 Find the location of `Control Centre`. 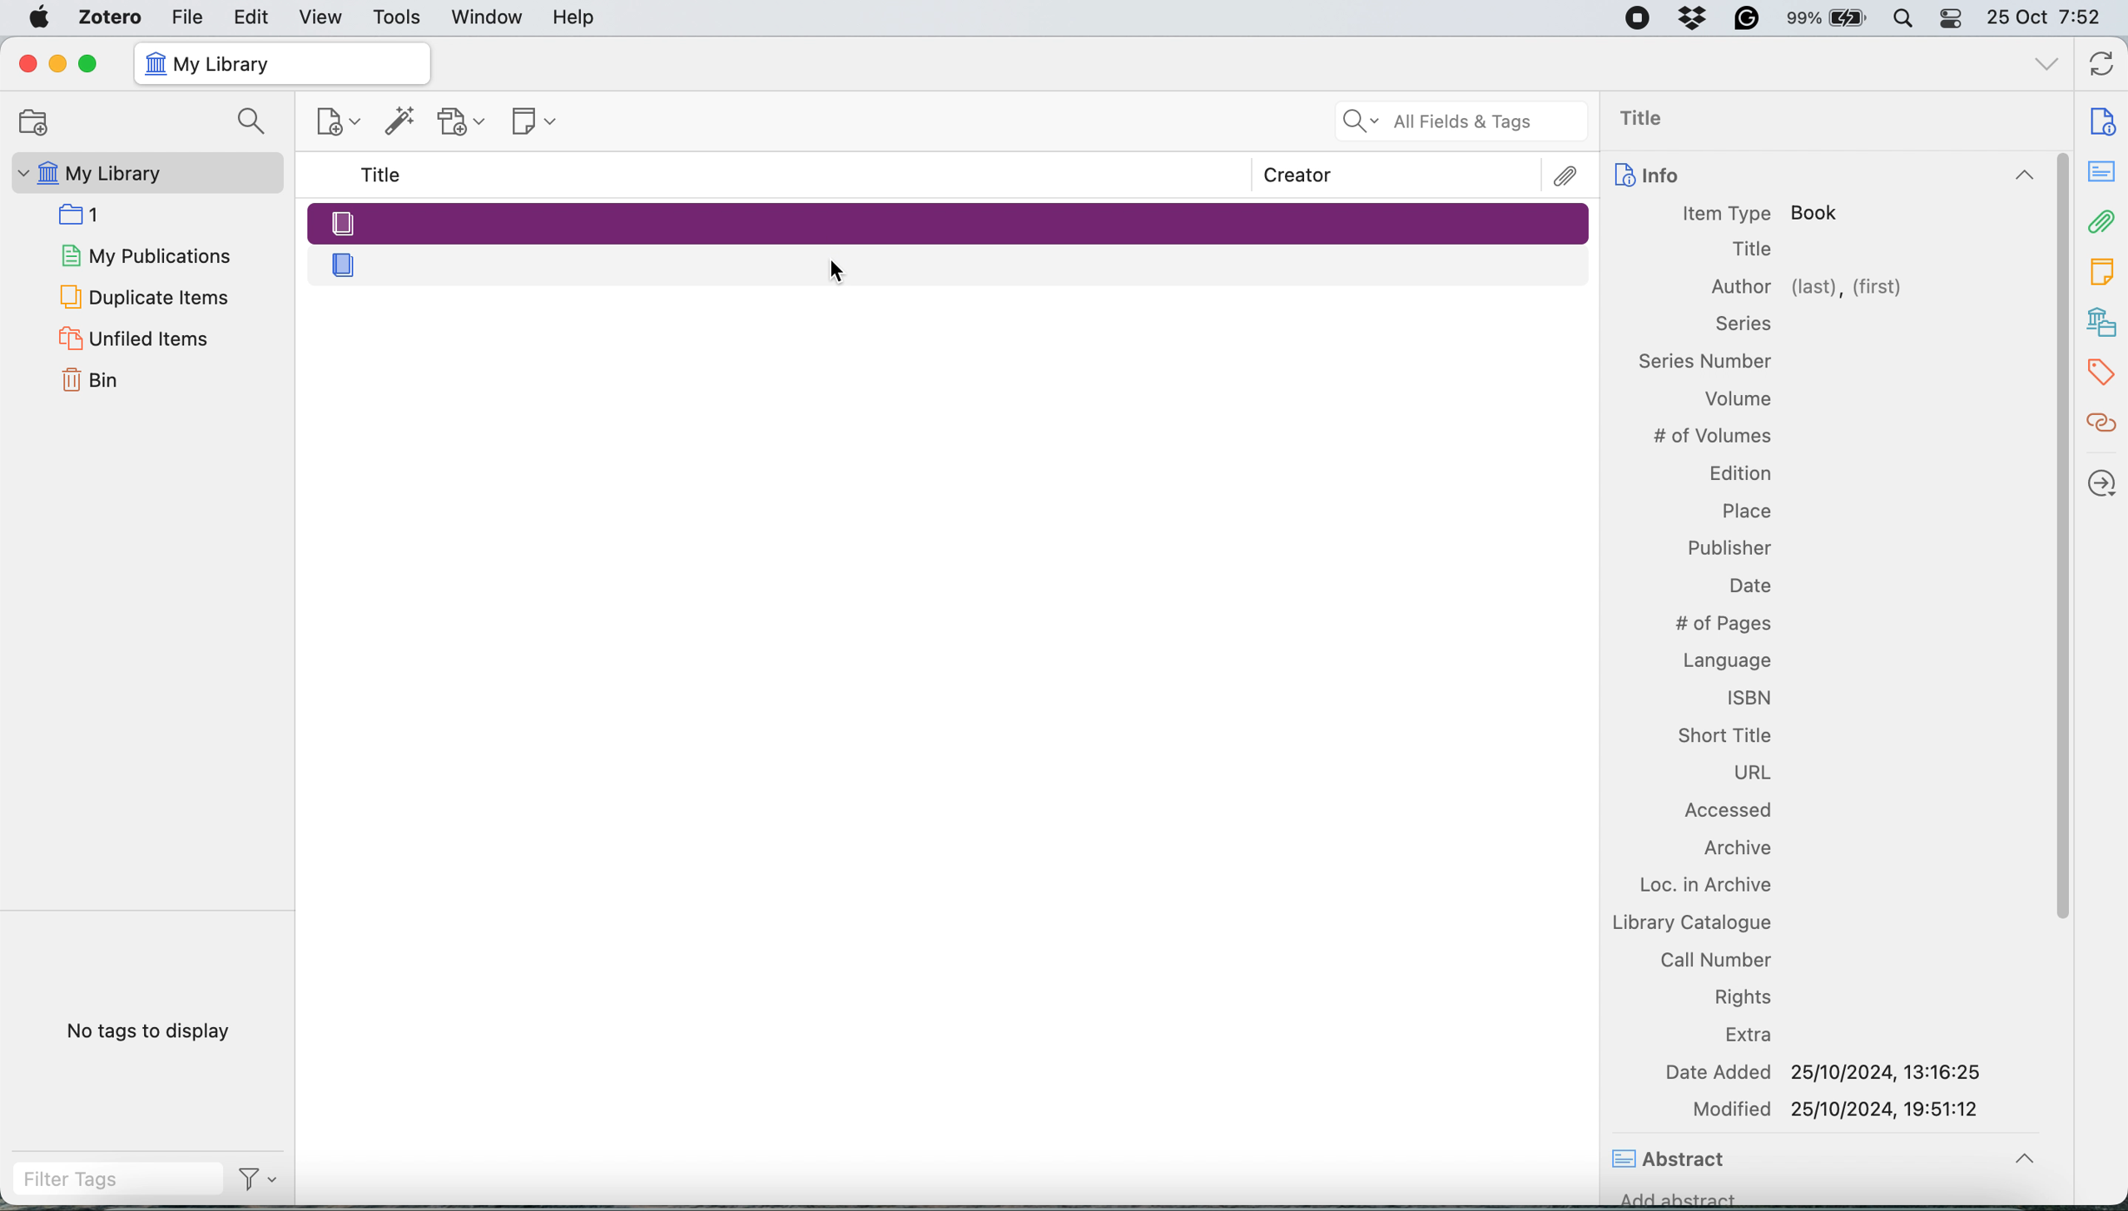

Control Centre is located at coordinates (1952, 17).